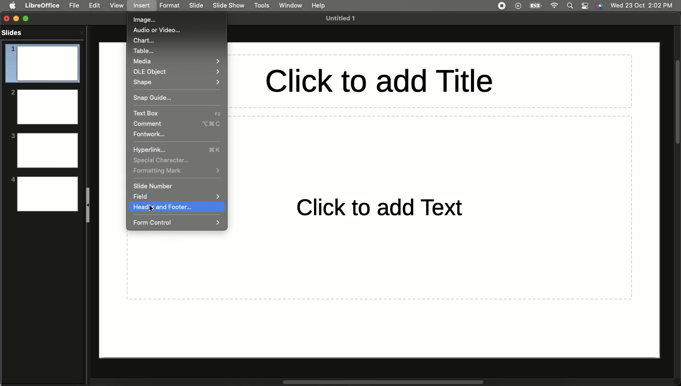  I want to click on Video player, so click(517, 7).